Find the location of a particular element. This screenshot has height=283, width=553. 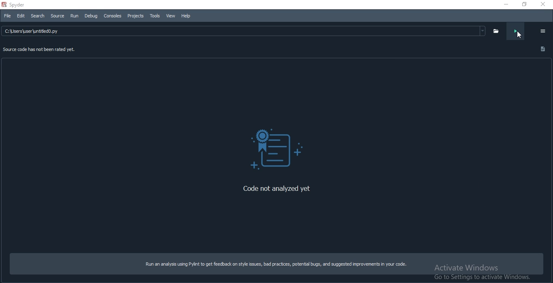

logo is located at coordinates (279, 151).